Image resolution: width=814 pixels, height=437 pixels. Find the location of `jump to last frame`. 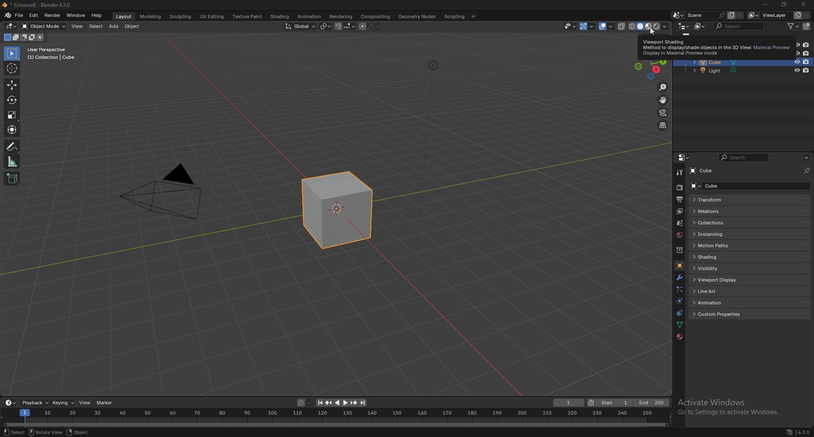

jump to last frame is located at coordinates (363, 403).